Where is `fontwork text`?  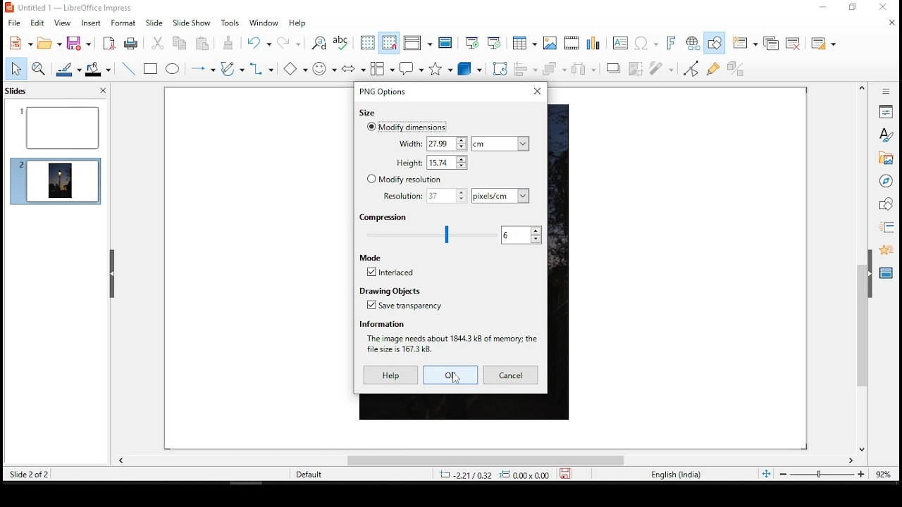 fontwork text is located at coordinates (673, 42).